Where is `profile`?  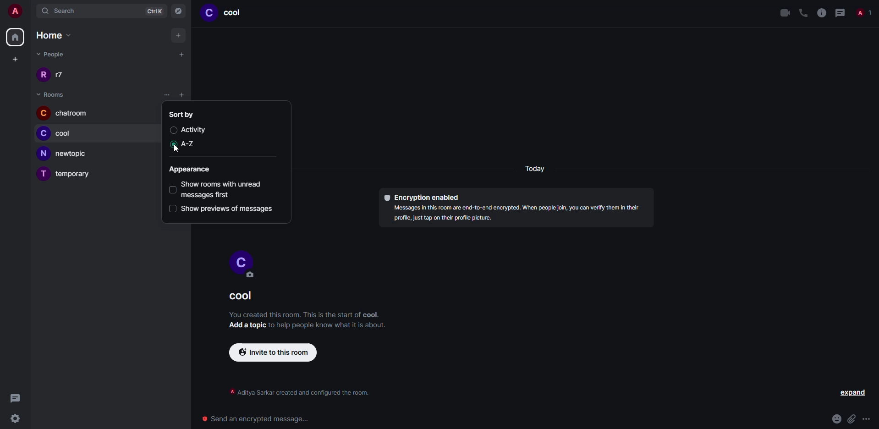
profile is located at coordinates (40, 133).